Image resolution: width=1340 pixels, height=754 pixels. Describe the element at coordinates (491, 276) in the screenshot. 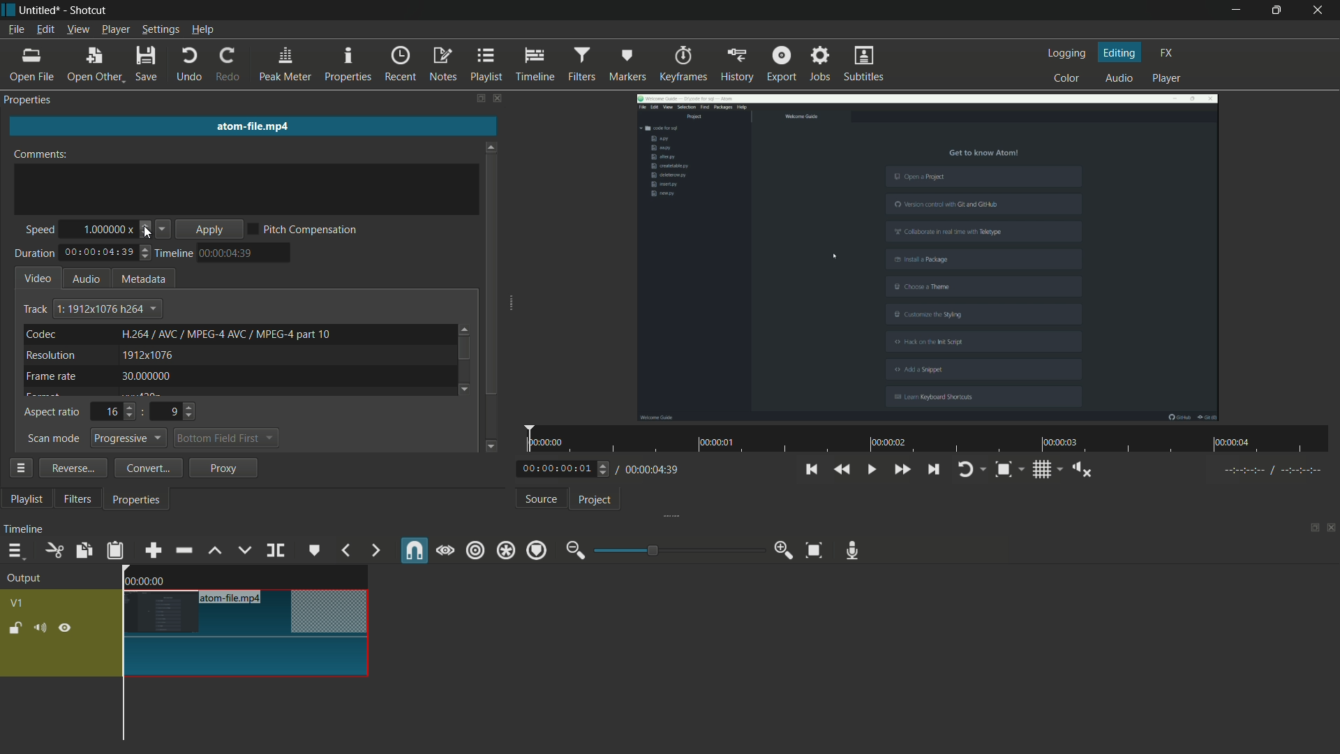

I see `scroll bar` at that location.